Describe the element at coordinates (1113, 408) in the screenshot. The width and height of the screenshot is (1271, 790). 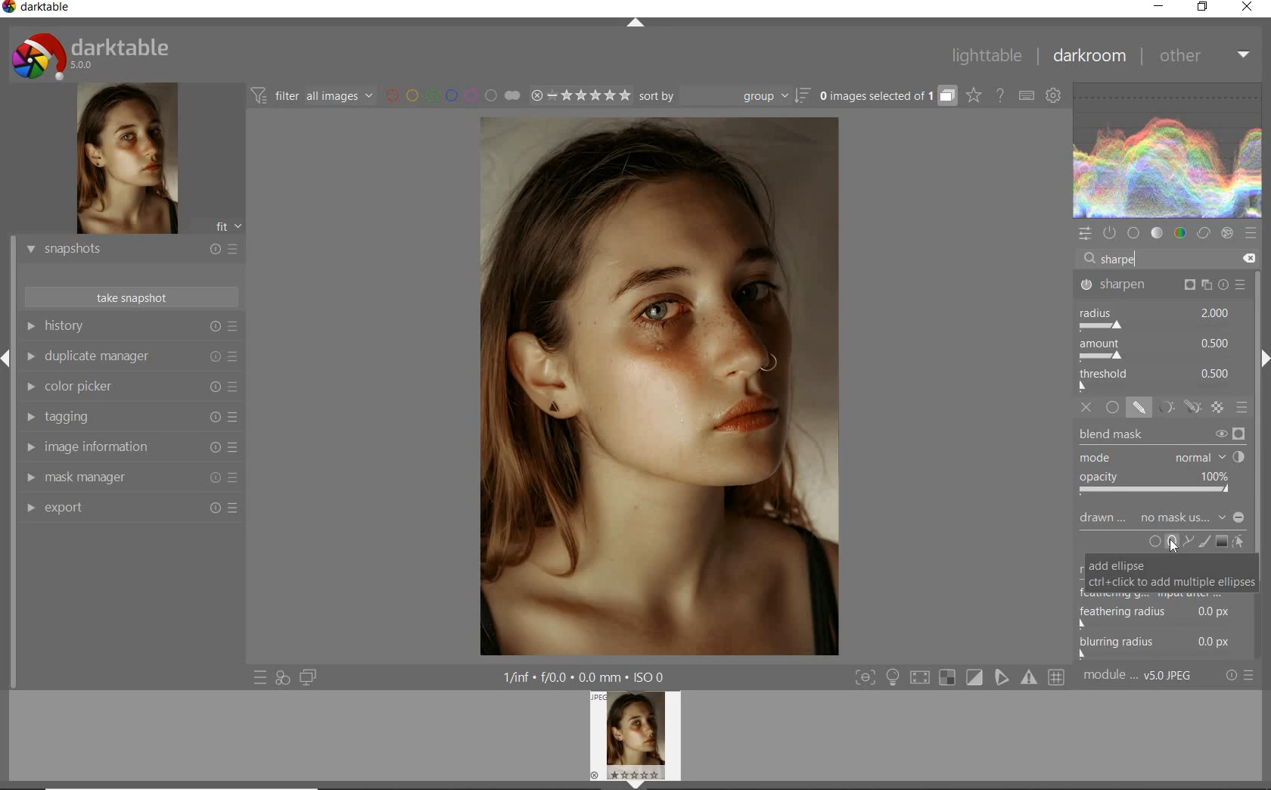
I see `UNIFORMLY` at that location.